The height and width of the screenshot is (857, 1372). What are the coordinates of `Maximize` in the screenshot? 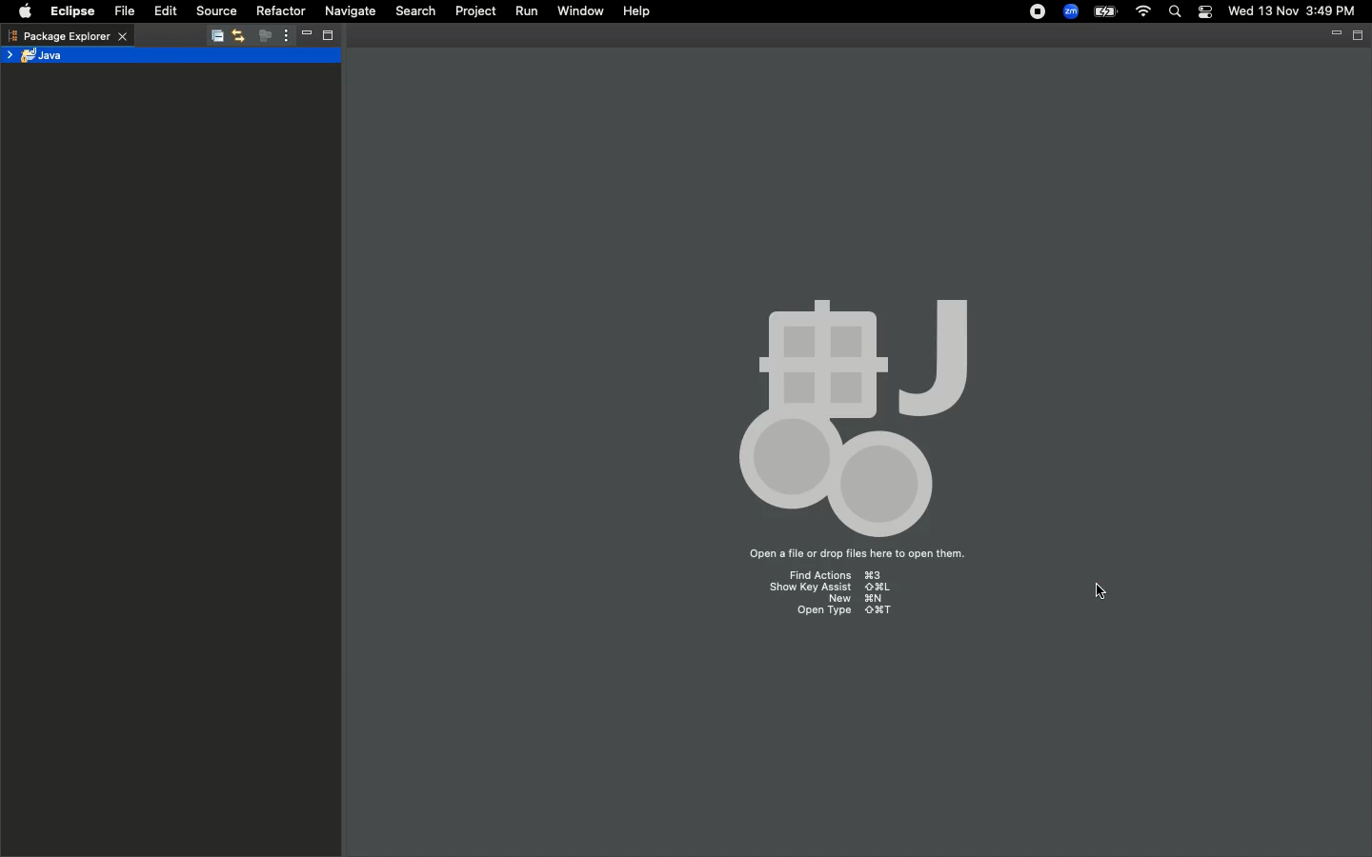 It's located at (1360, 36).